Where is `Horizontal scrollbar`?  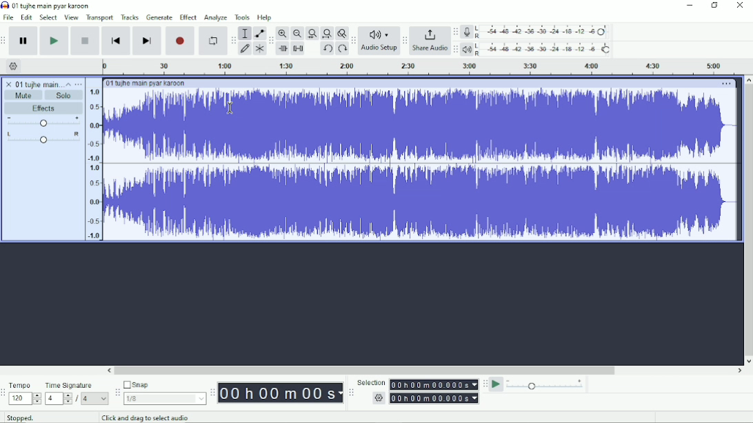
Horizontal scrollbar is located at coordinates (368, 370).